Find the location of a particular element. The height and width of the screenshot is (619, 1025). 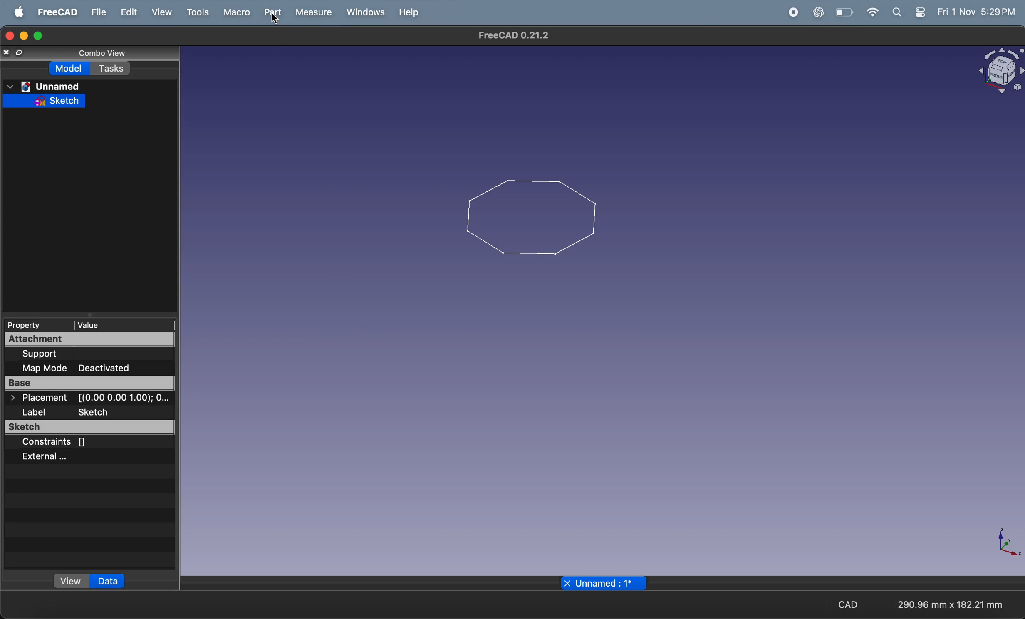

help is located at coordinates (409, 12).